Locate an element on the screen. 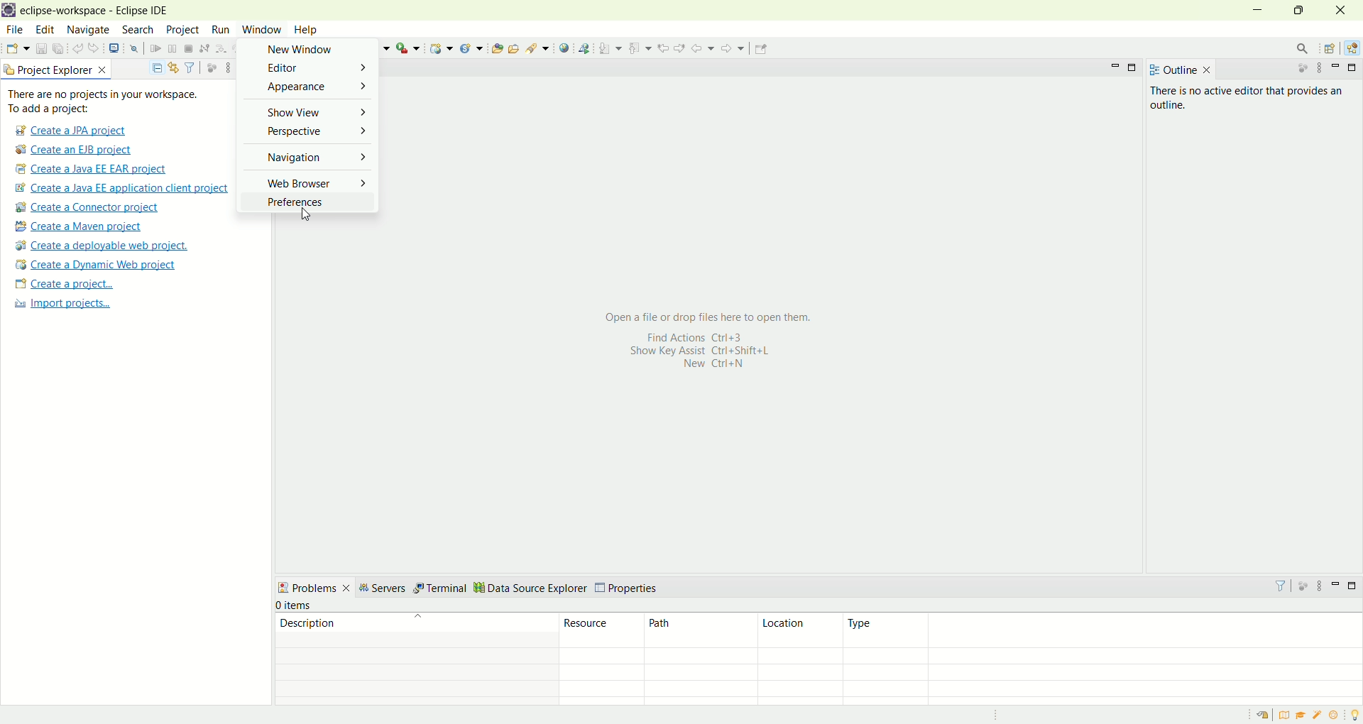 The image size is (1363, 724). maximize is located at coordinates (1303, 10).